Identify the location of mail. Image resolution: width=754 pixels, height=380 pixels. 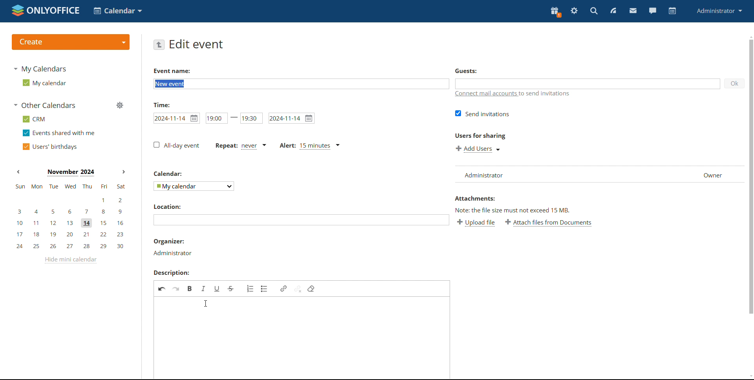
(633, 11).